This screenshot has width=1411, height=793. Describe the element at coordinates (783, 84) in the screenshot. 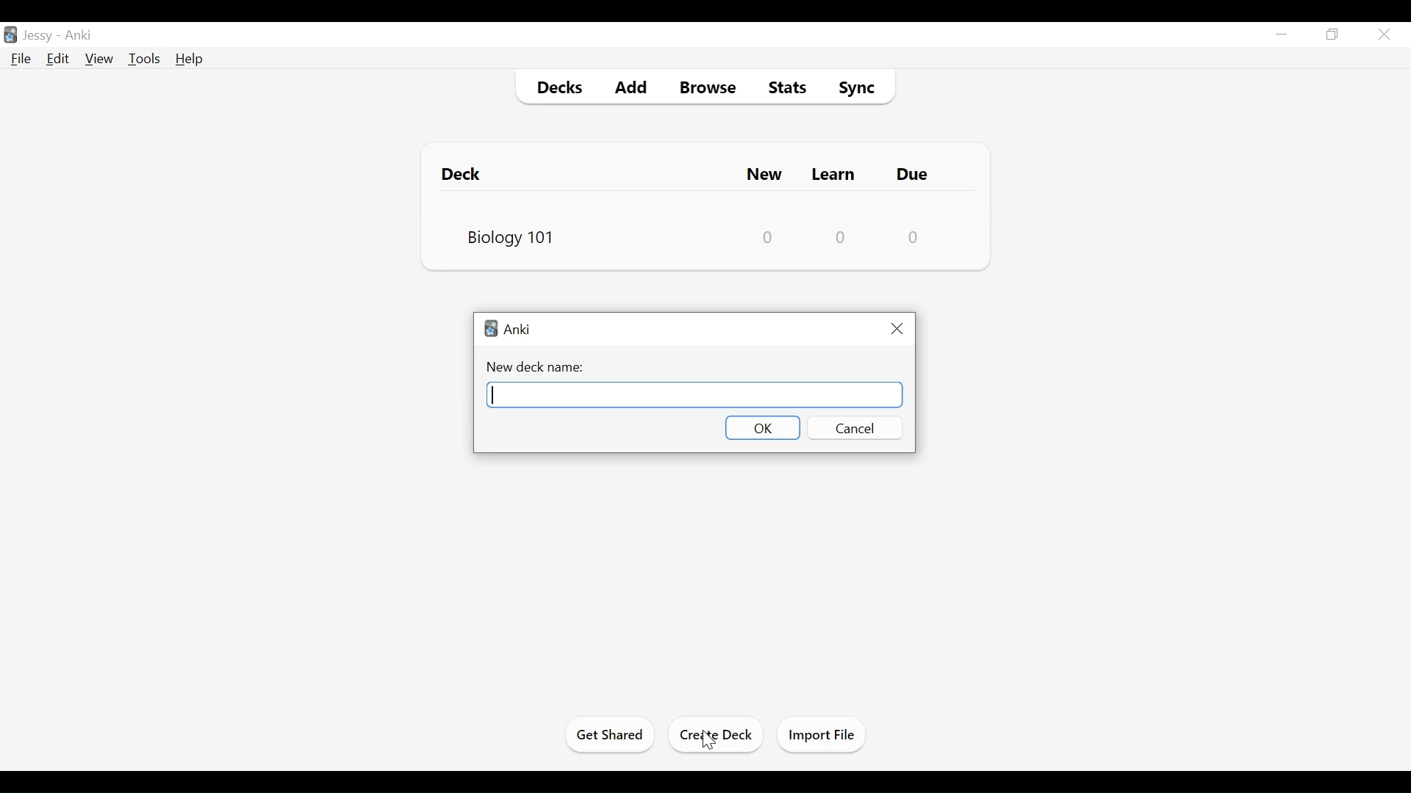

I see `Stats` at that location.